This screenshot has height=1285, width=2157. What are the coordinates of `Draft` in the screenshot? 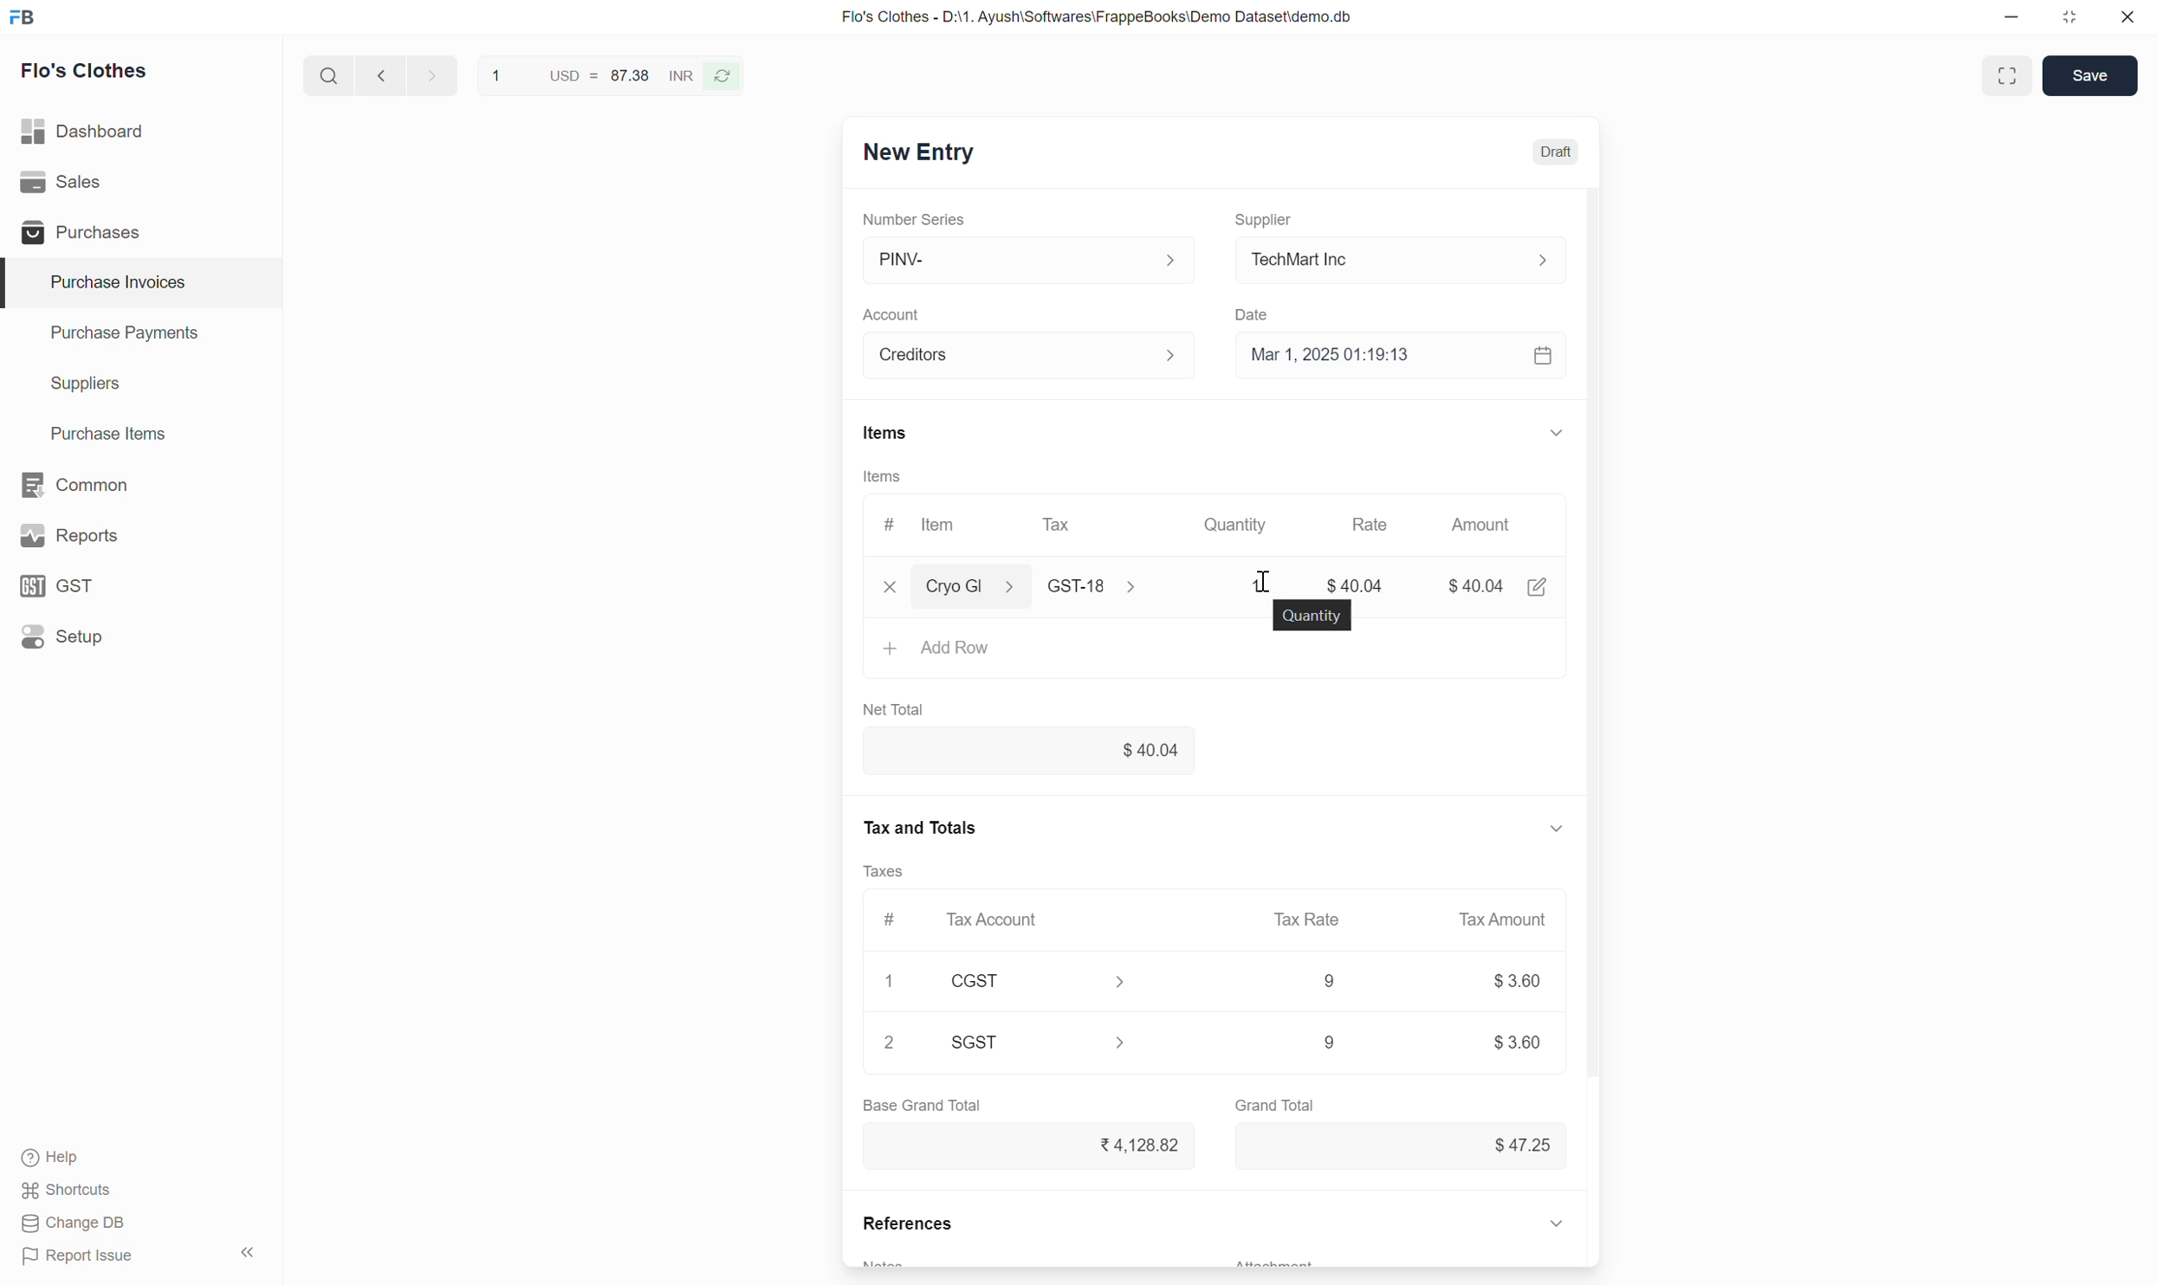 It's located at (1558, 153).